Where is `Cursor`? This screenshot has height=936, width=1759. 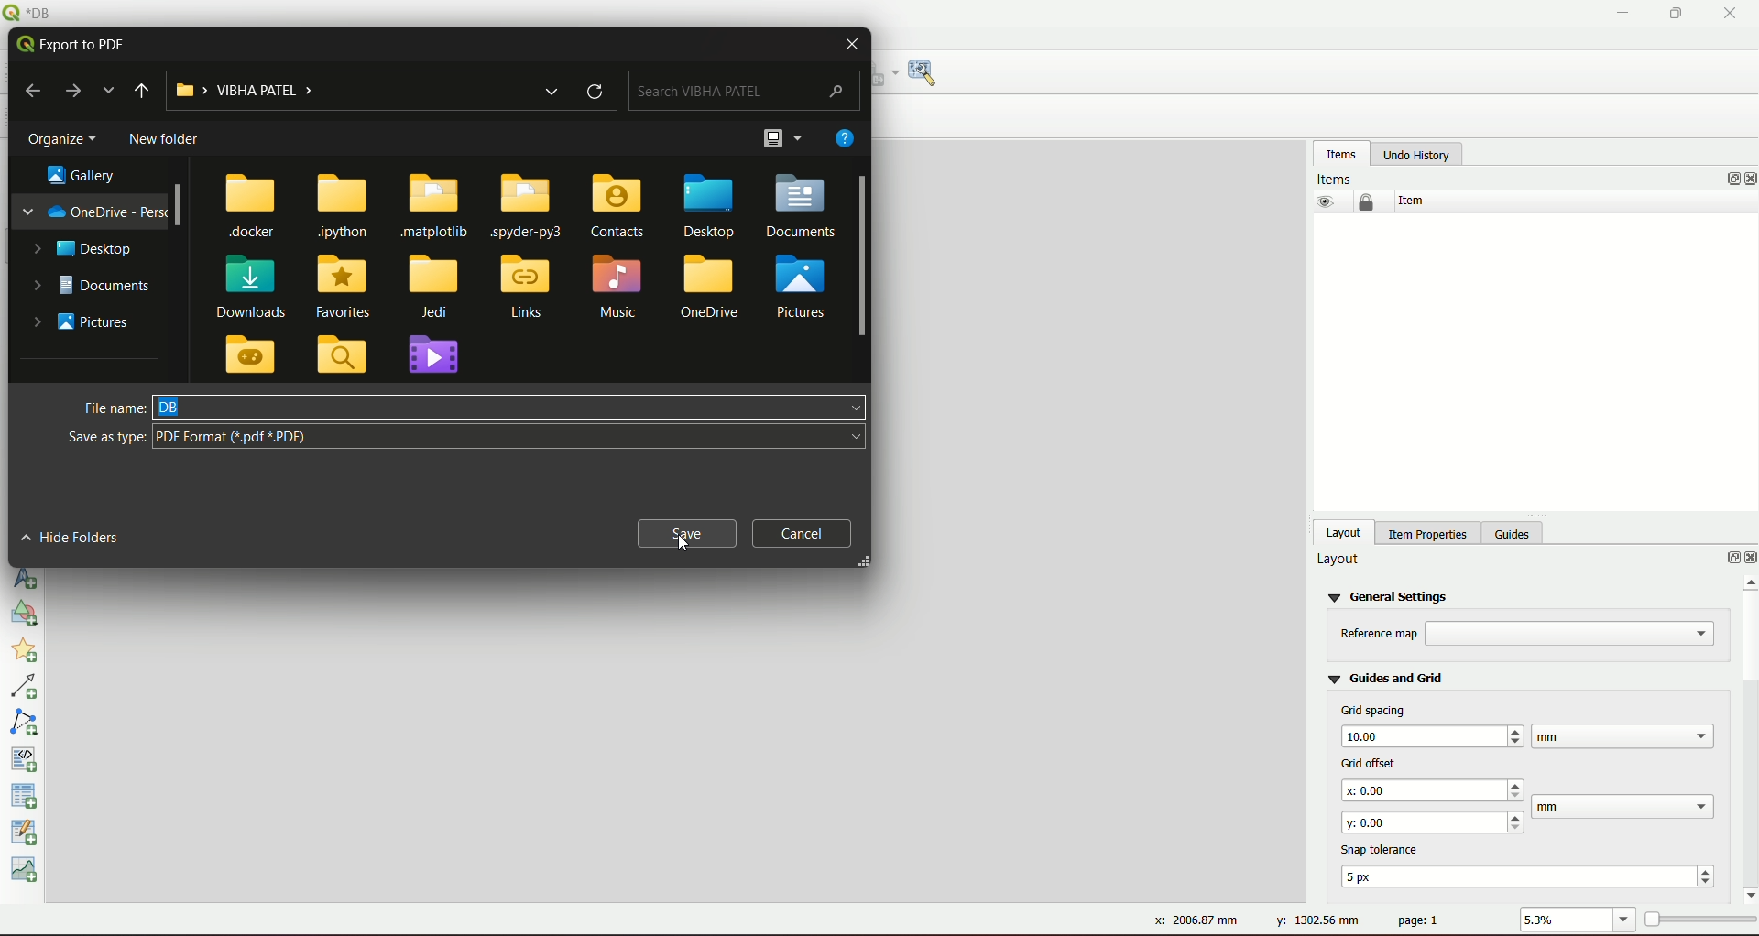
Cursor is located at coordinates (686, 544).